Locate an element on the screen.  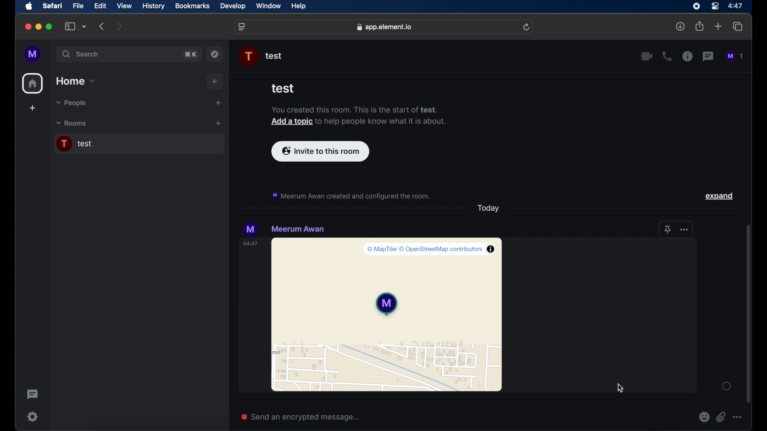
tab group  picker is located at coordinates (84, 27).